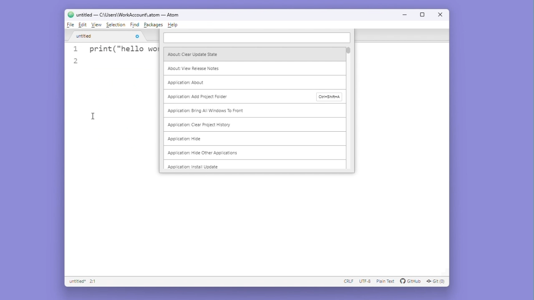 Image resolution: width=534 pixels, height=300 pixels. What do you see at coordinates (106, 36) in the screenshot?
I see `toggle full screen` at bounding box center [106, 36].